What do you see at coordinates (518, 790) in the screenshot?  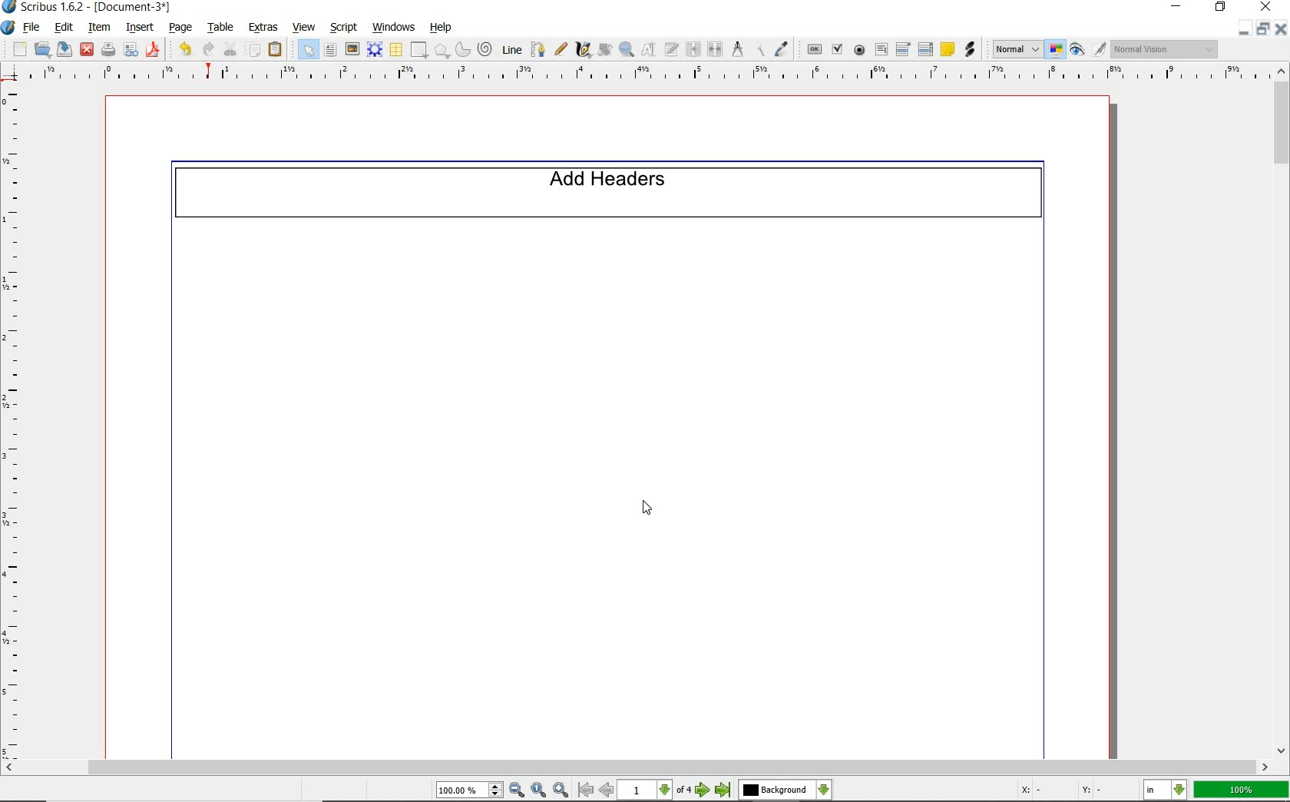 I see `zoom out` at bounding box center [518, 790].